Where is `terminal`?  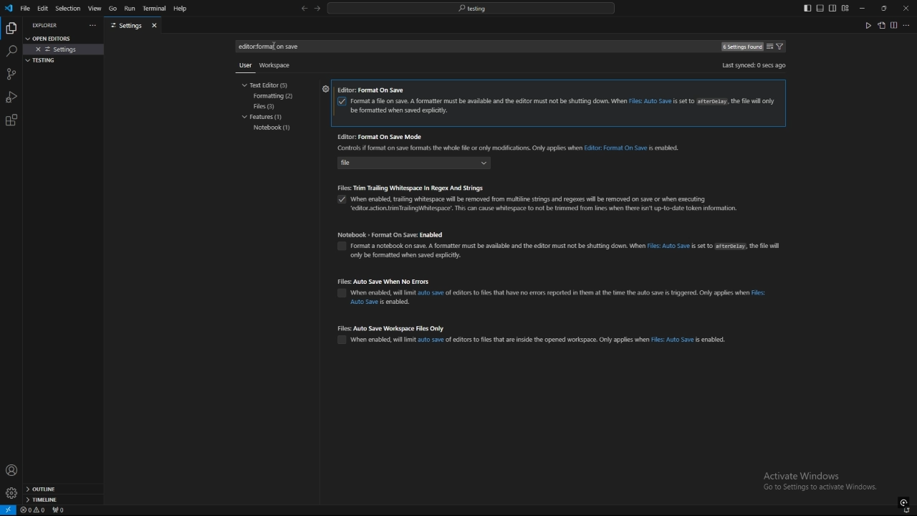 terminal is located at coordinates (155, 9).